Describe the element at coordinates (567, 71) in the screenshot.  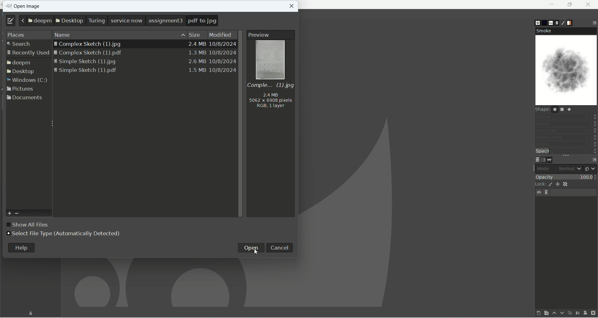
I see `smoke` at that location.